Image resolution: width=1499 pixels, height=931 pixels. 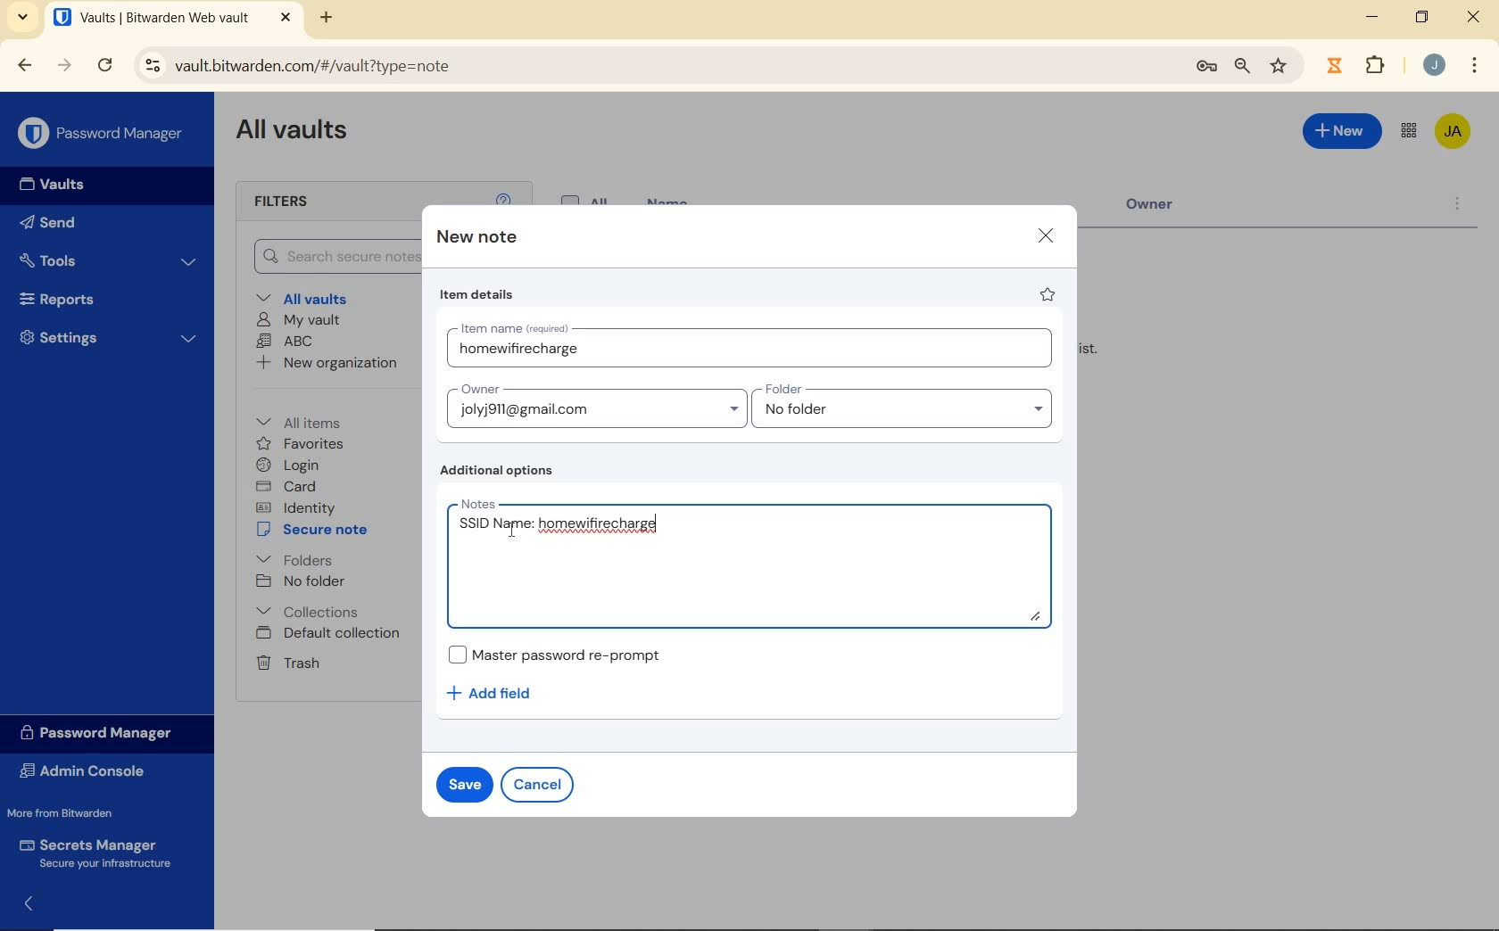 I want to click on zoom, so click(x=1243, y=68).